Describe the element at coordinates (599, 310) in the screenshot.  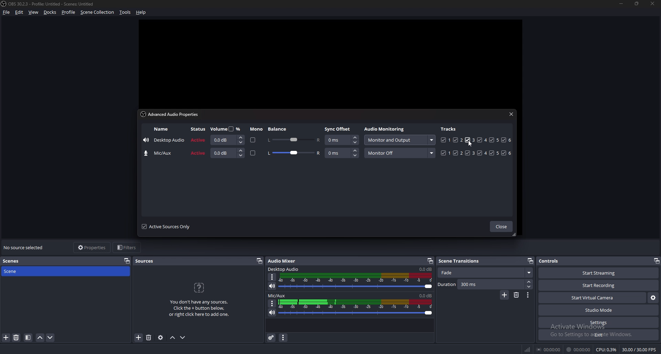
I see `studio mode` at that location.